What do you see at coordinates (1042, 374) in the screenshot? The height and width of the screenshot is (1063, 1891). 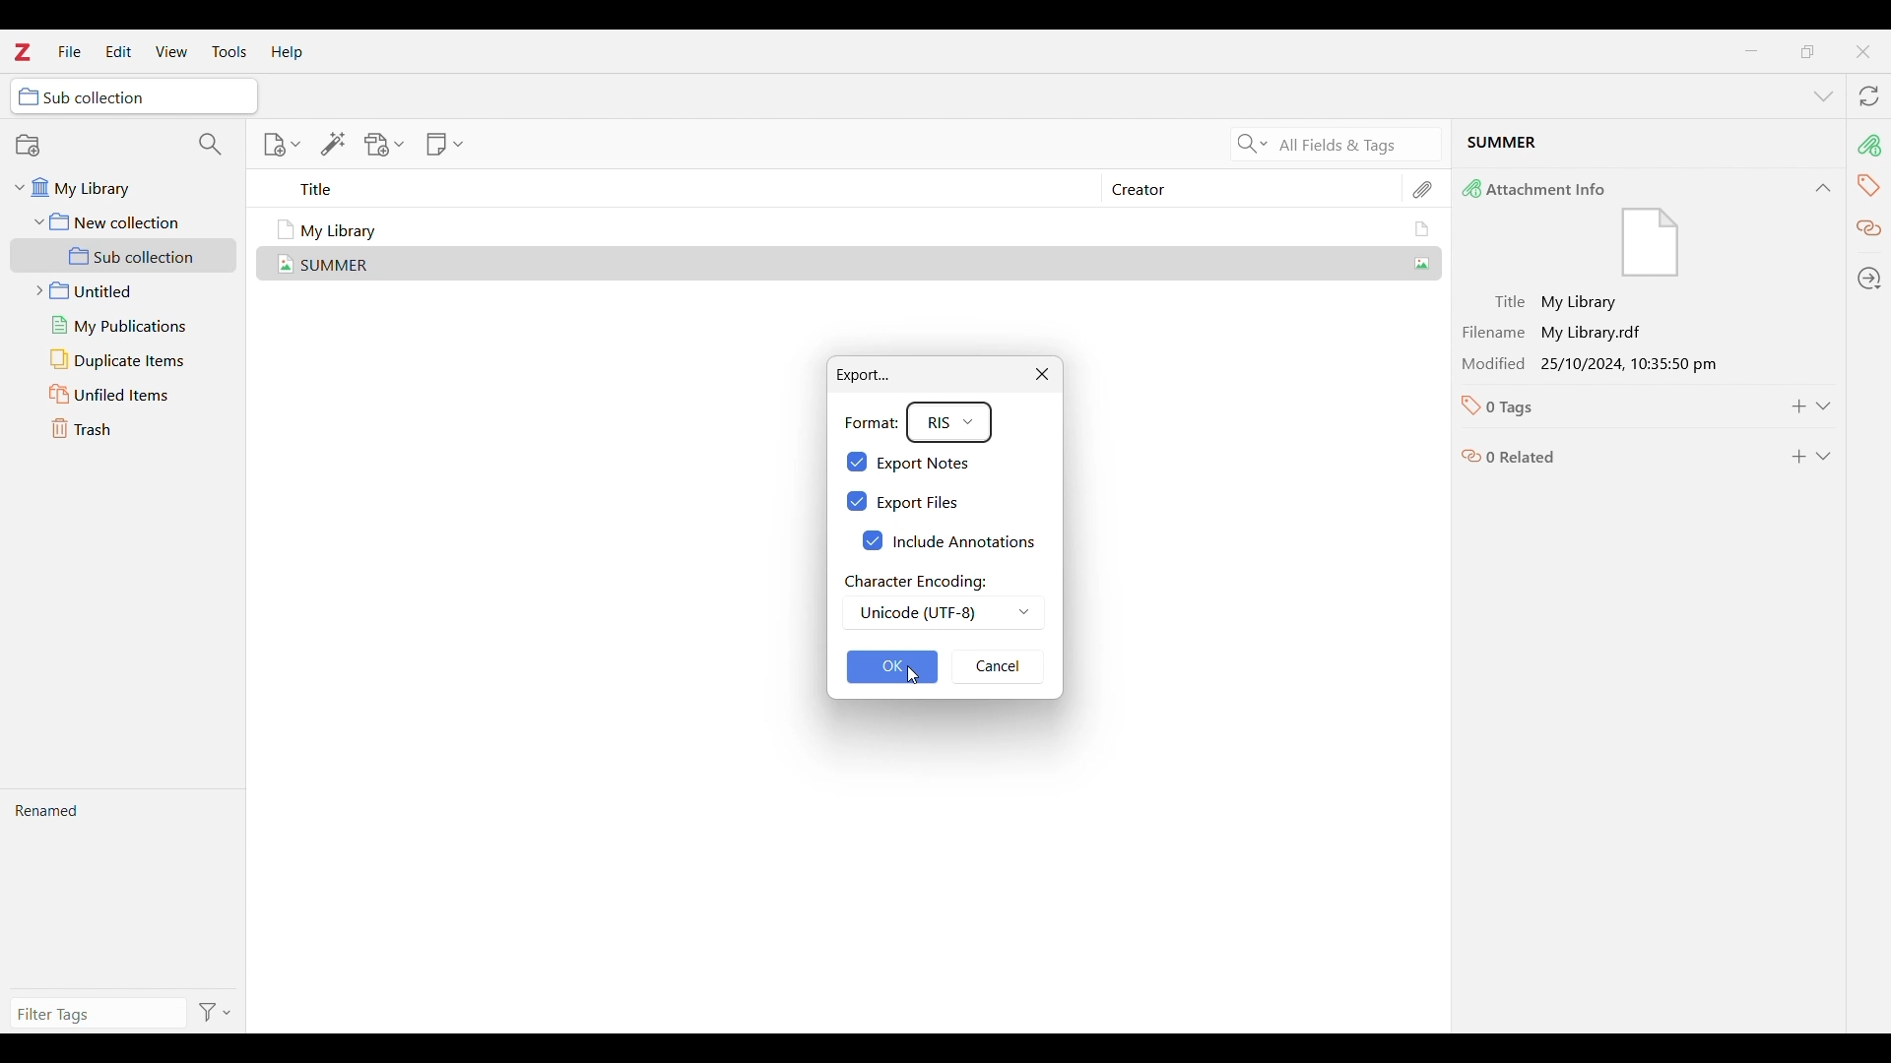 I see `Close` at bounding box center [1042, 374].